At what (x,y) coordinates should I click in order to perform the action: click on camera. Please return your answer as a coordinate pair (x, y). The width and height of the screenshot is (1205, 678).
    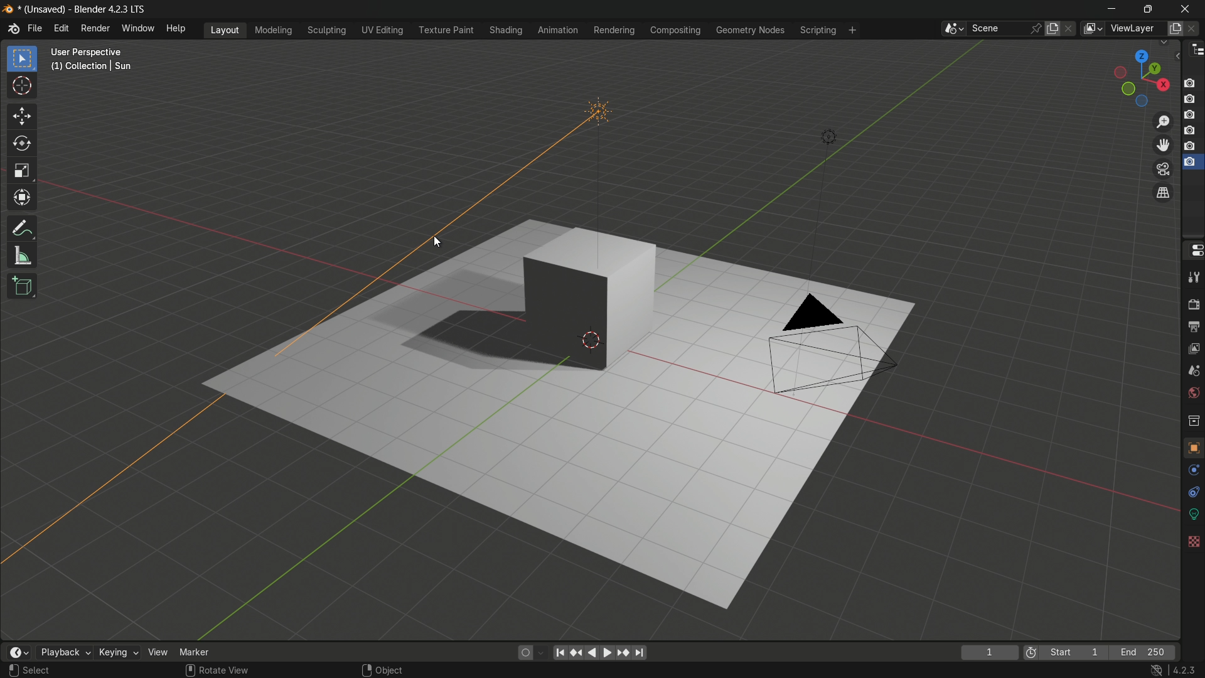
    Looking at the image, I should click on (829, 342).